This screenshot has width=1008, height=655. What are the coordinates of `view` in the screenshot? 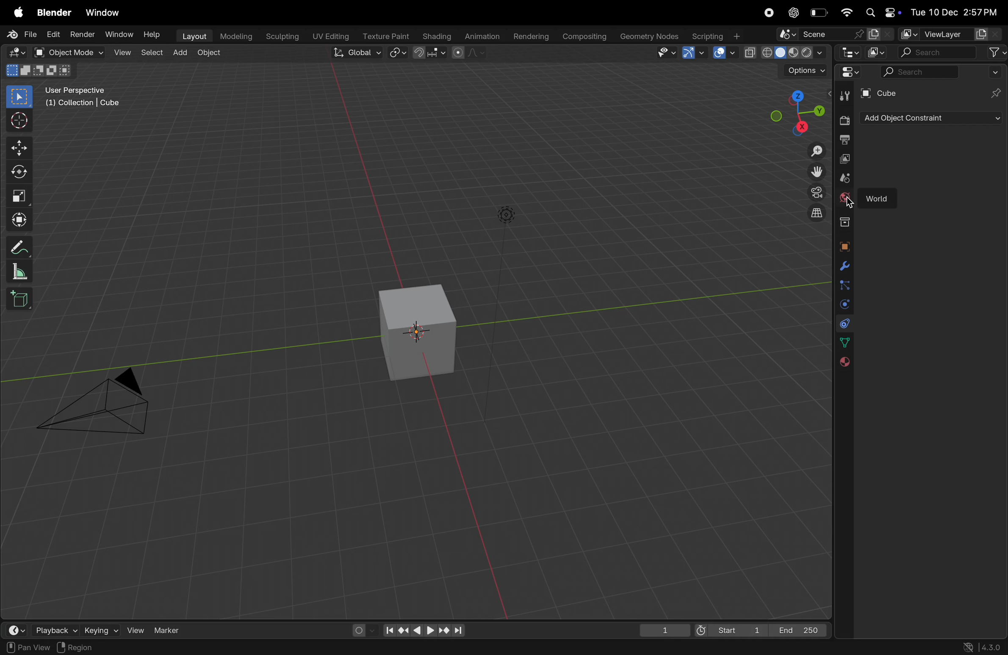 It's located at (135, 630).